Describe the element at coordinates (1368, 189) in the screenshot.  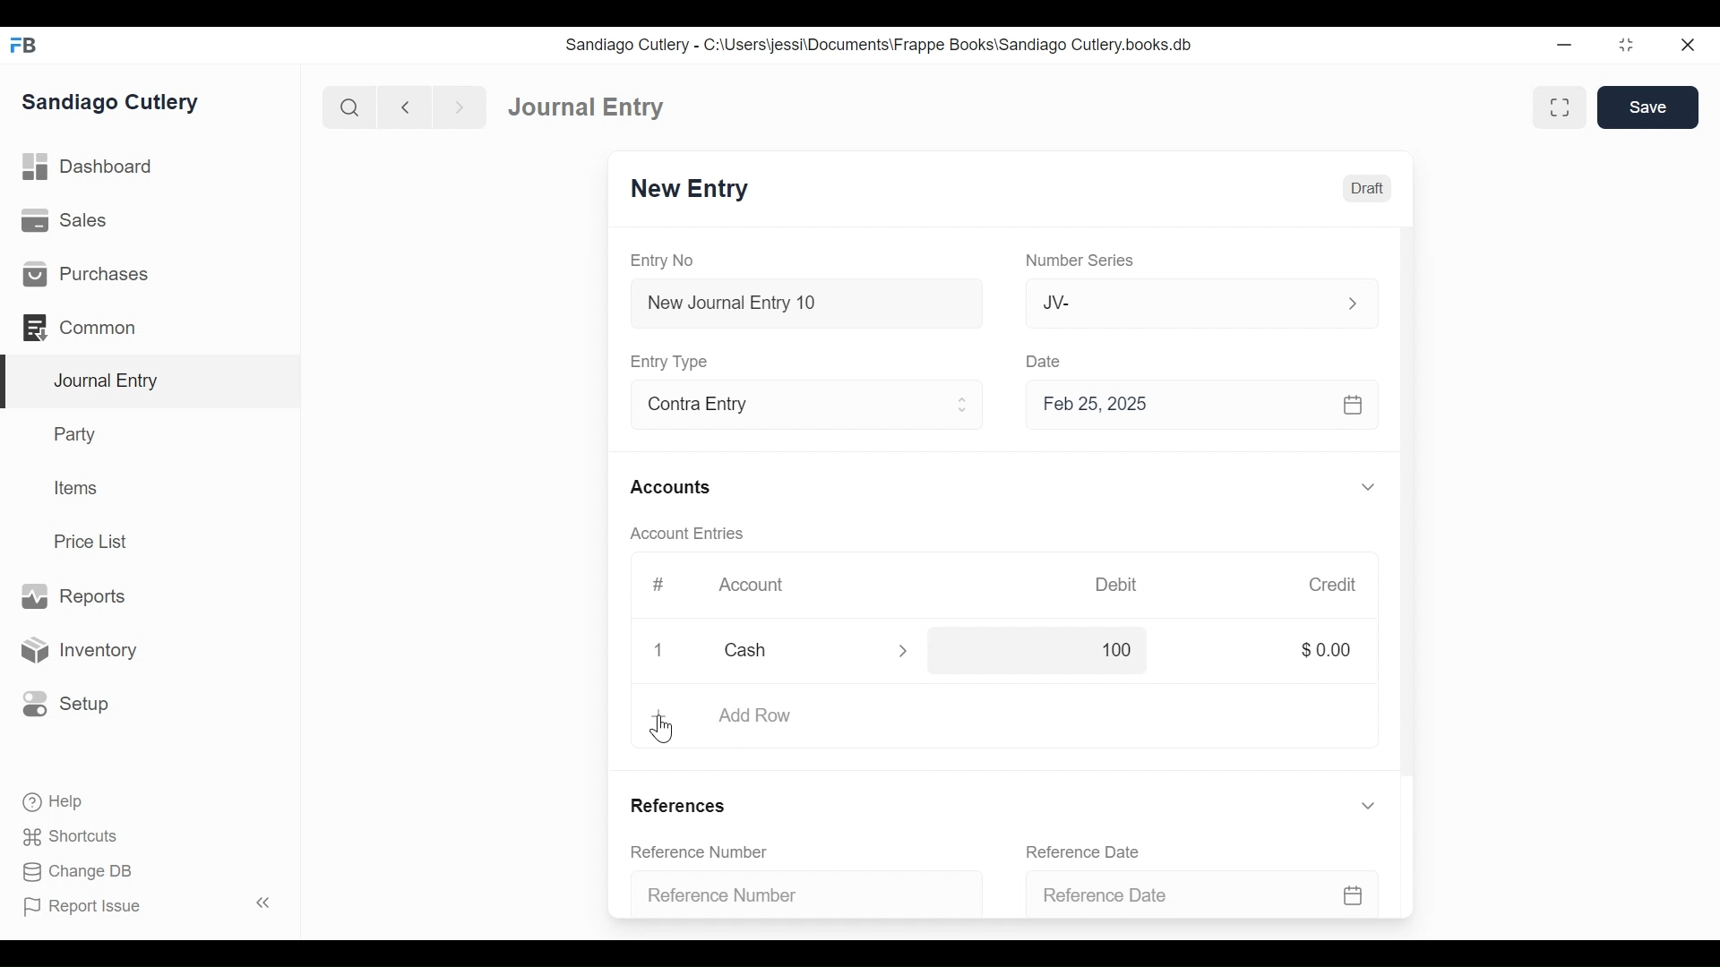
I see `Draft` at that location.